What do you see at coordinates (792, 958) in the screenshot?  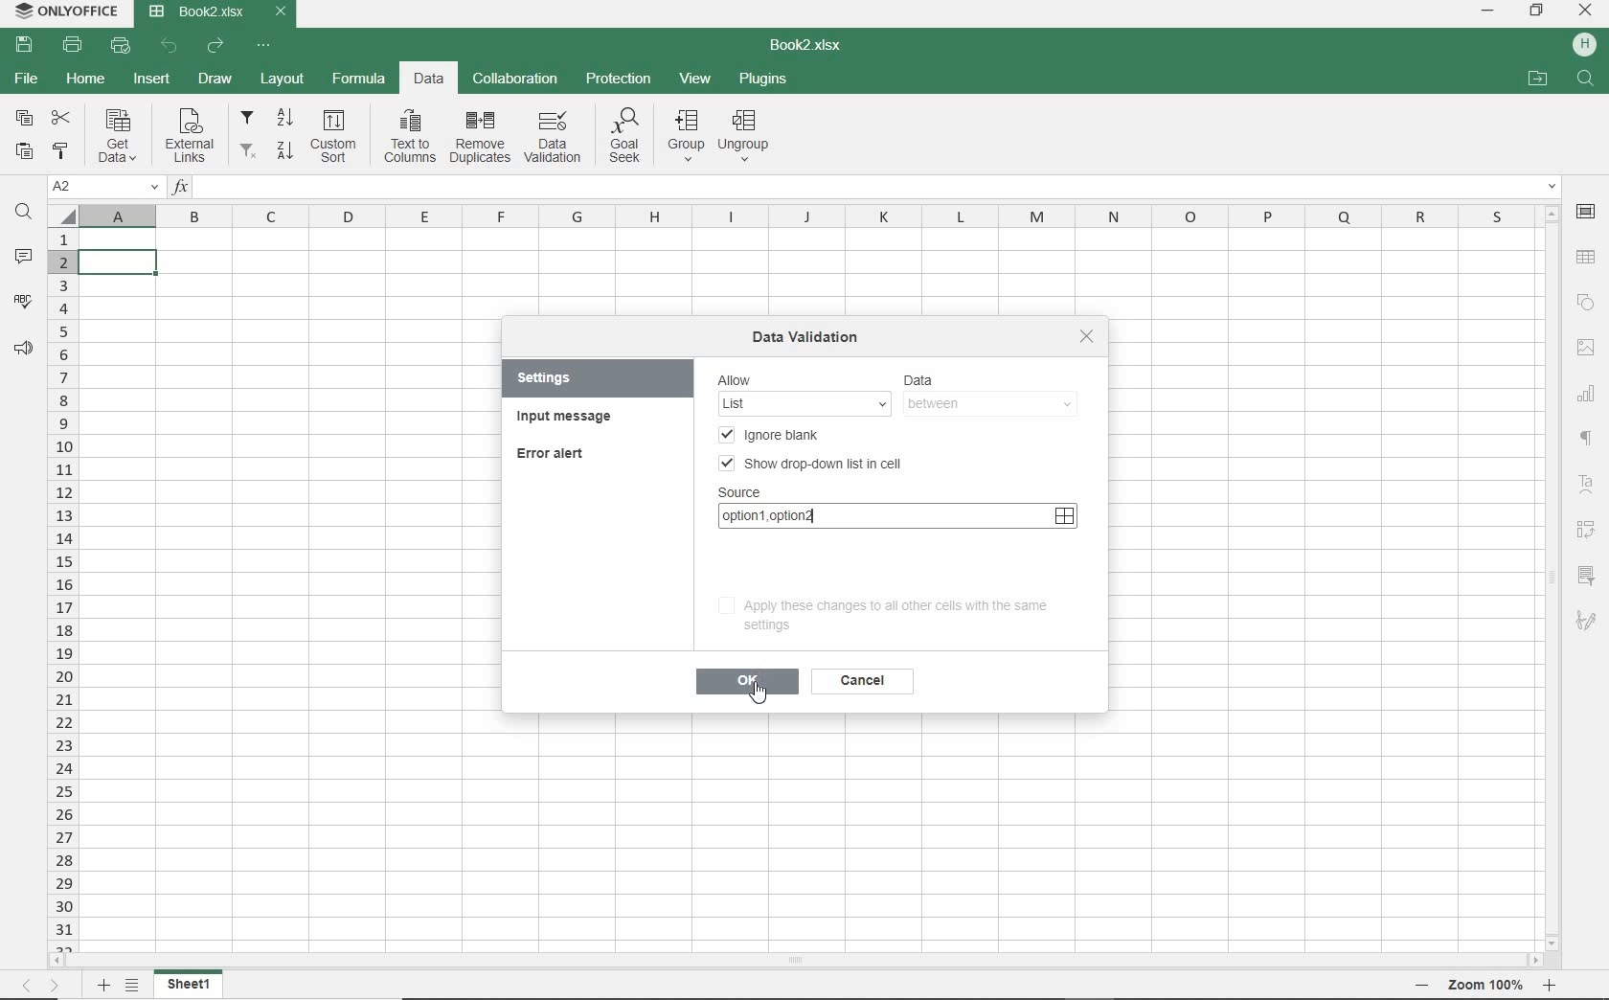 I see `SCROLLBAR` at bounding box center [792, 958].